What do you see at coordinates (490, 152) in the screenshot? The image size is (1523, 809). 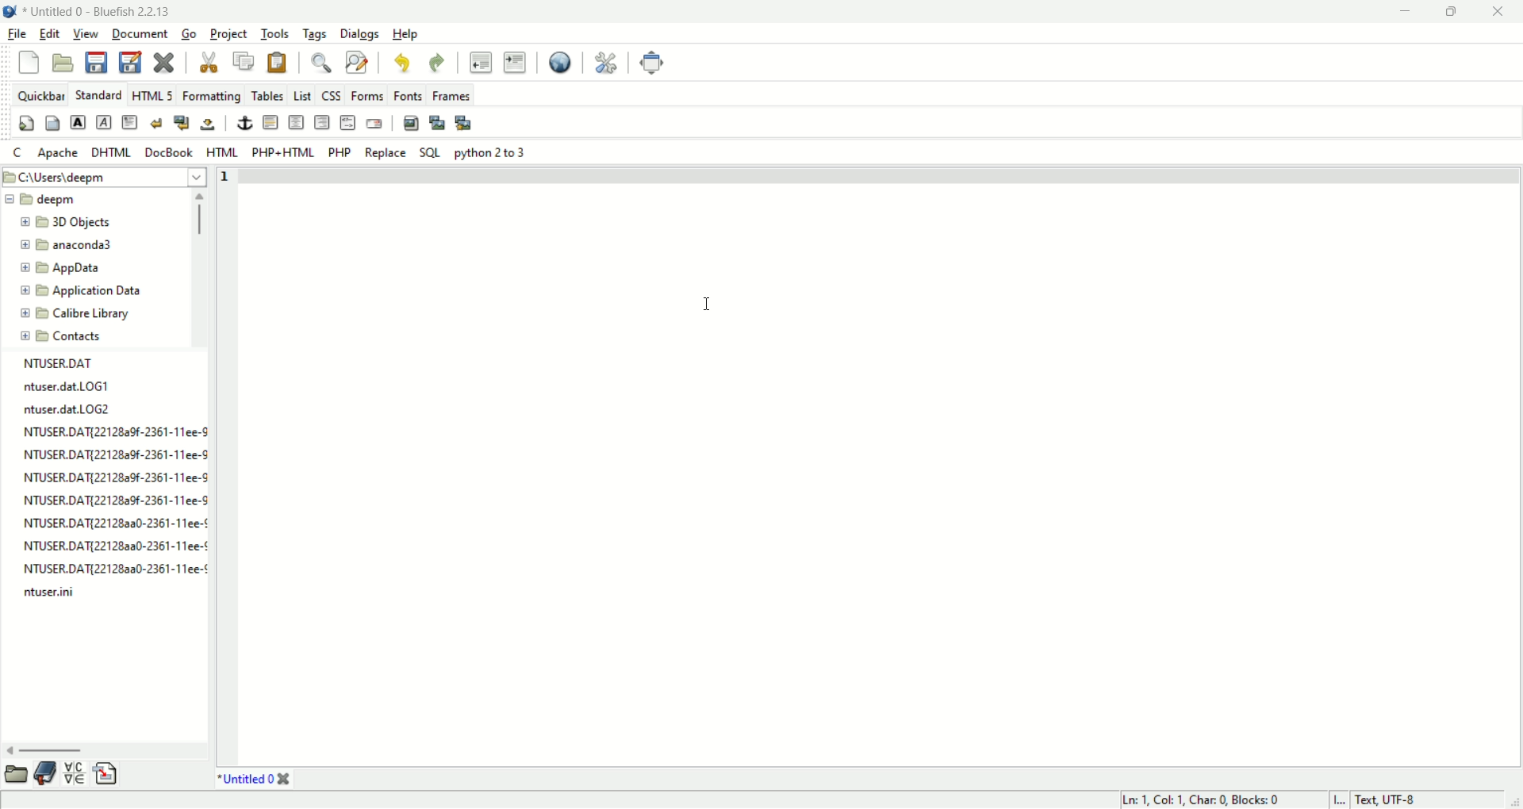 I see `python 2 to 3` at bounding box center [490, 152].